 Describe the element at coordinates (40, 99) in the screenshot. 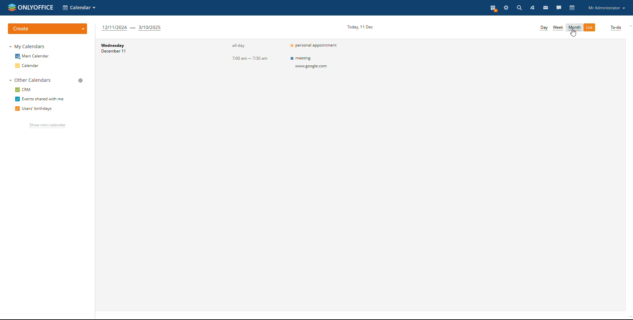

I see `evebts shared with me` at that location.